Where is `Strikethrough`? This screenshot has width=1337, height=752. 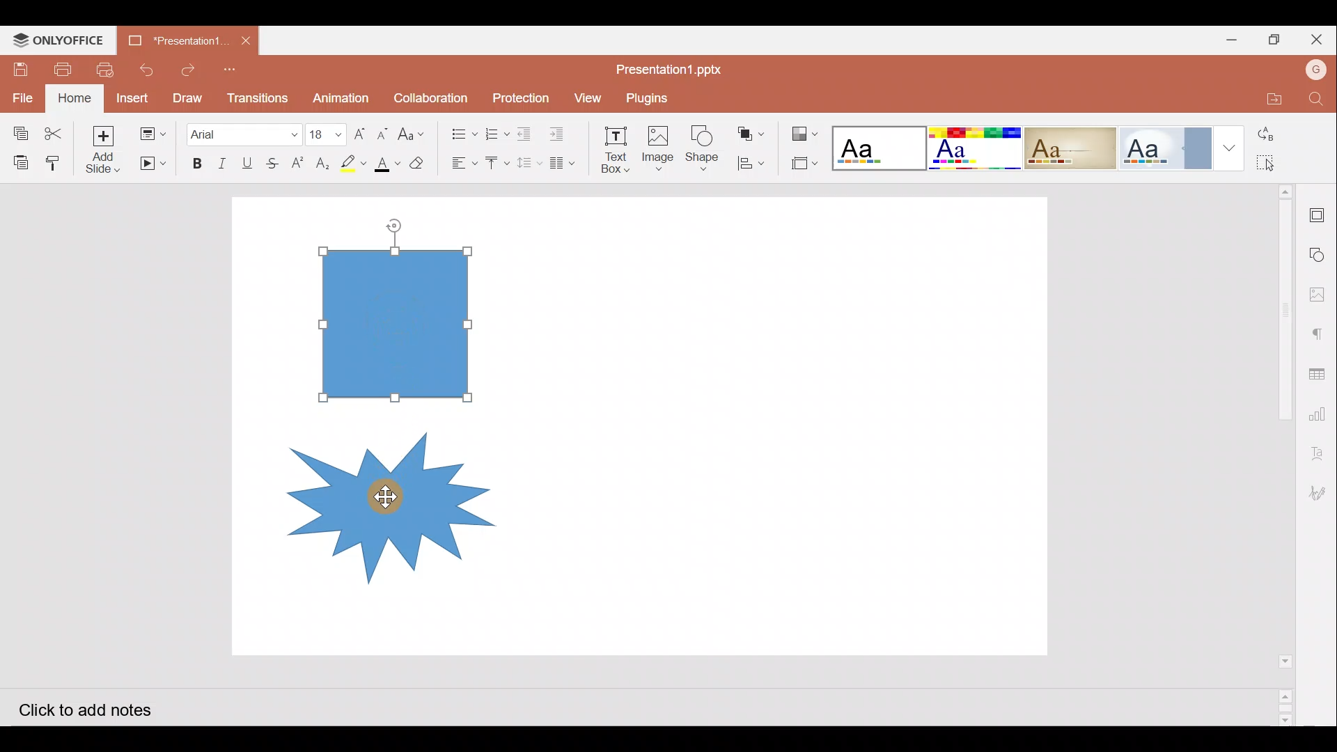 Strikethrough is located at coordinates (276, 161).